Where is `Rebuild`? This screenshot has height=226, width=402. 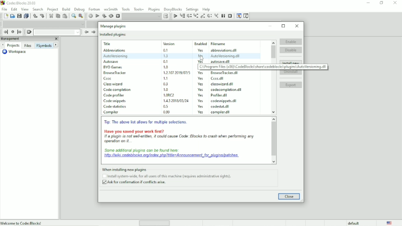 Rebuild is located at coordinates (111, 16).